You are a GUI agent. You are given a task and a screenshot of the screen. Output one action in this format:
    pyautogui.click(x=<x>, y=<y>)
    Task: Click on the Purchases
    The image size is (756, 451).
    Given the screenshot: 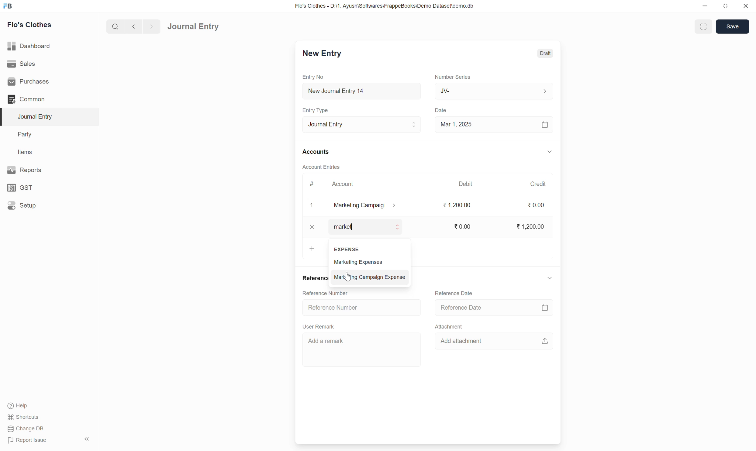 What is the action you would take?
    pyautogui.click(x=30, y=82)
    